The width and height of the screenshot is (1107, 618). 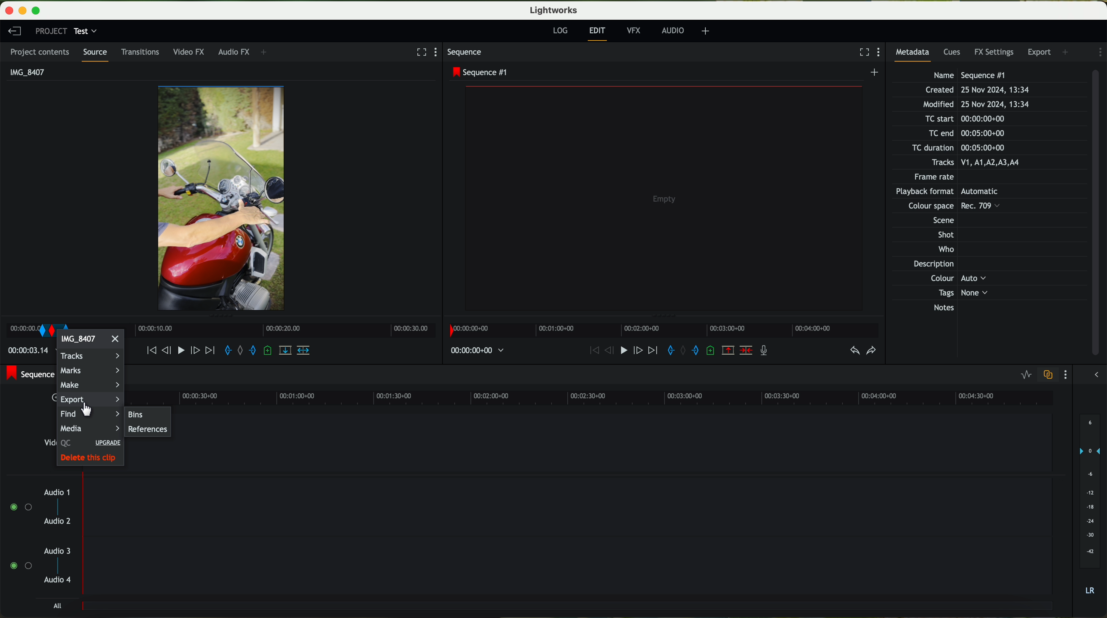 What do you see at coordinates (28, 353) in the screenshot?
I see `time` at bounding box center [28, 353].